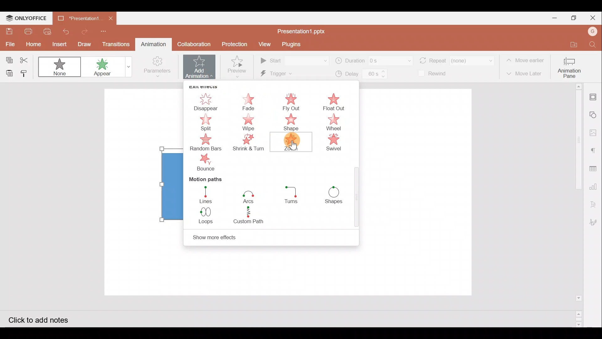  Describe the element at coordinates (58, 44) in the screenshot. I see `Insert` at that location.